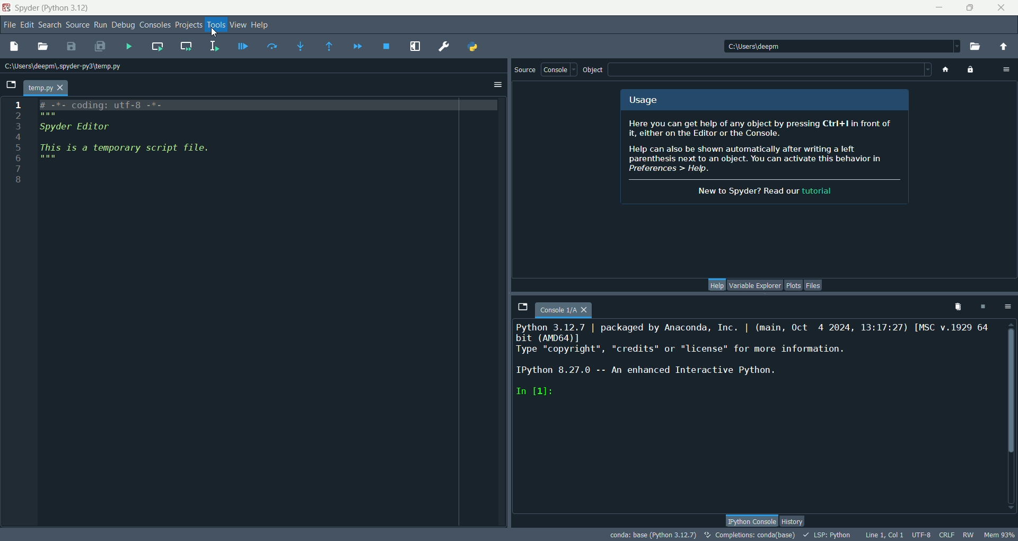 This screenshot has width=1018, height=541. What do you see at coordinates (524, 72) in the screenshot?
I see `source` at bounding box center [524, 72].